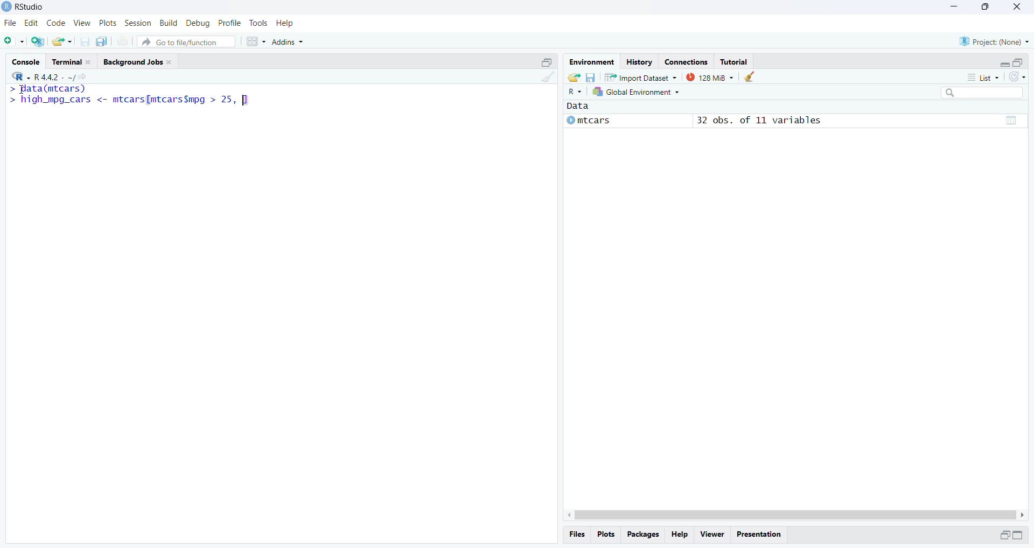 Image resolution: width=1034 pixels, height=548 pixels. I want to click on Addins, so click(288, 42).